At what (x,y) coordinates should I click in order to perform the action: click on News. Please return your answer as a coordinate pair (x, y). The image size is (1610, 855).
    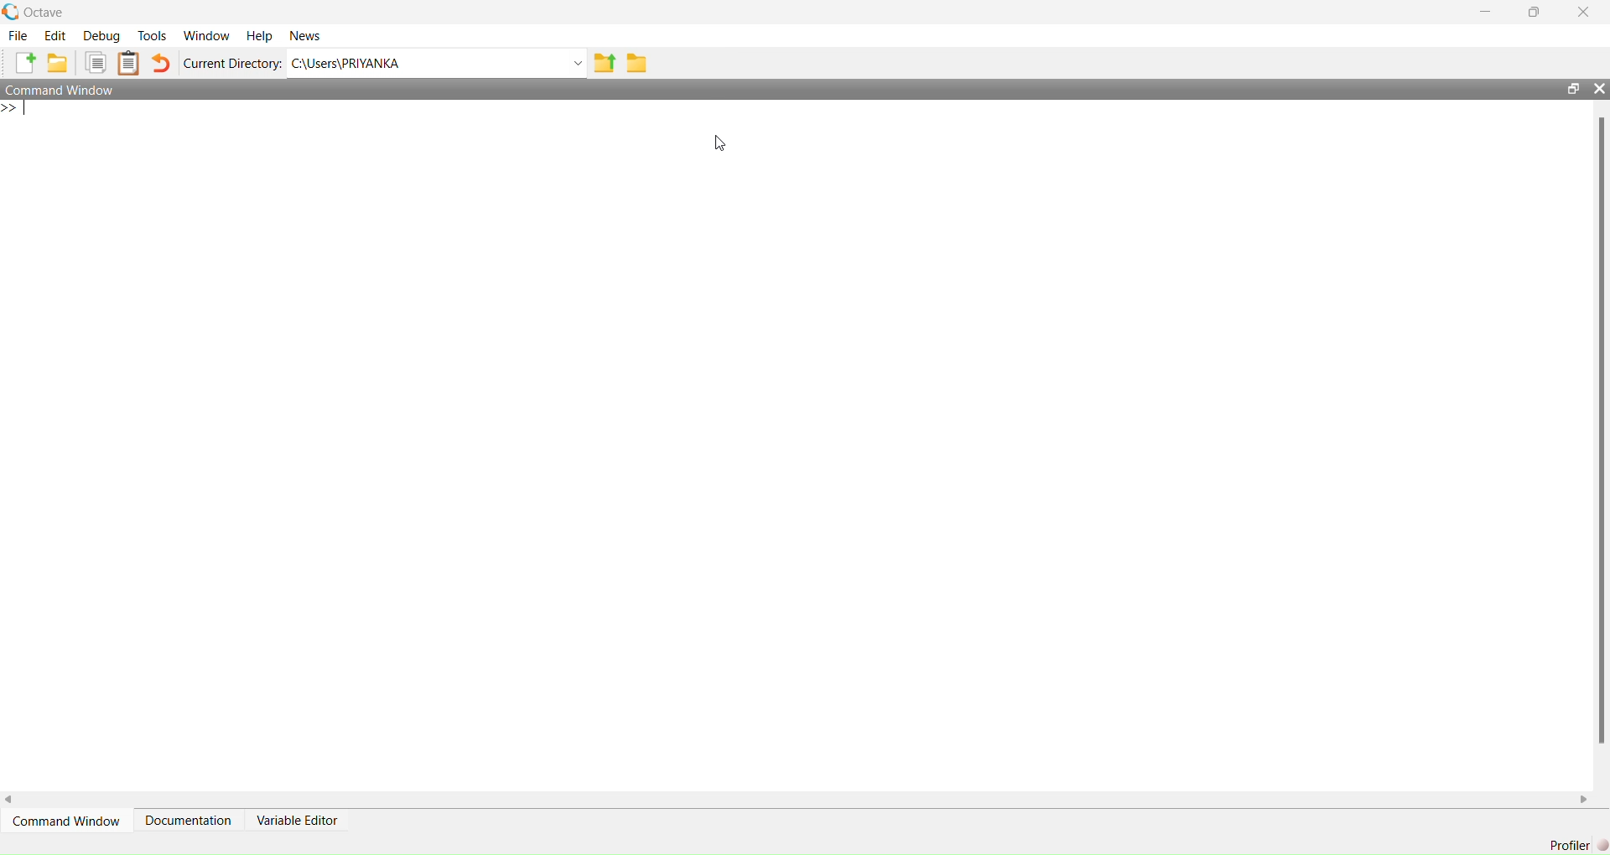
    Looking at the image, I should click on (307, 36).